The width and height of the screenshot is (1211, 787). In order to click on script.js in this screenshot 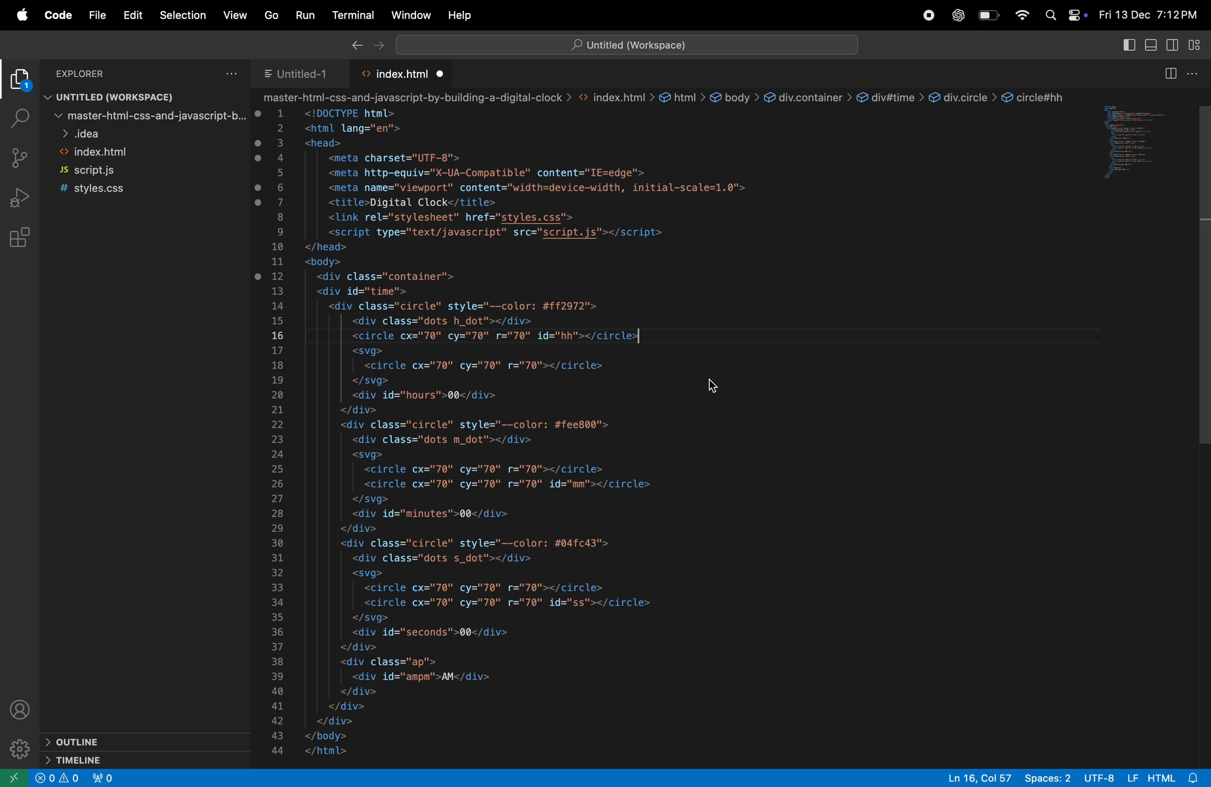, I will do `click(135, 171)`.